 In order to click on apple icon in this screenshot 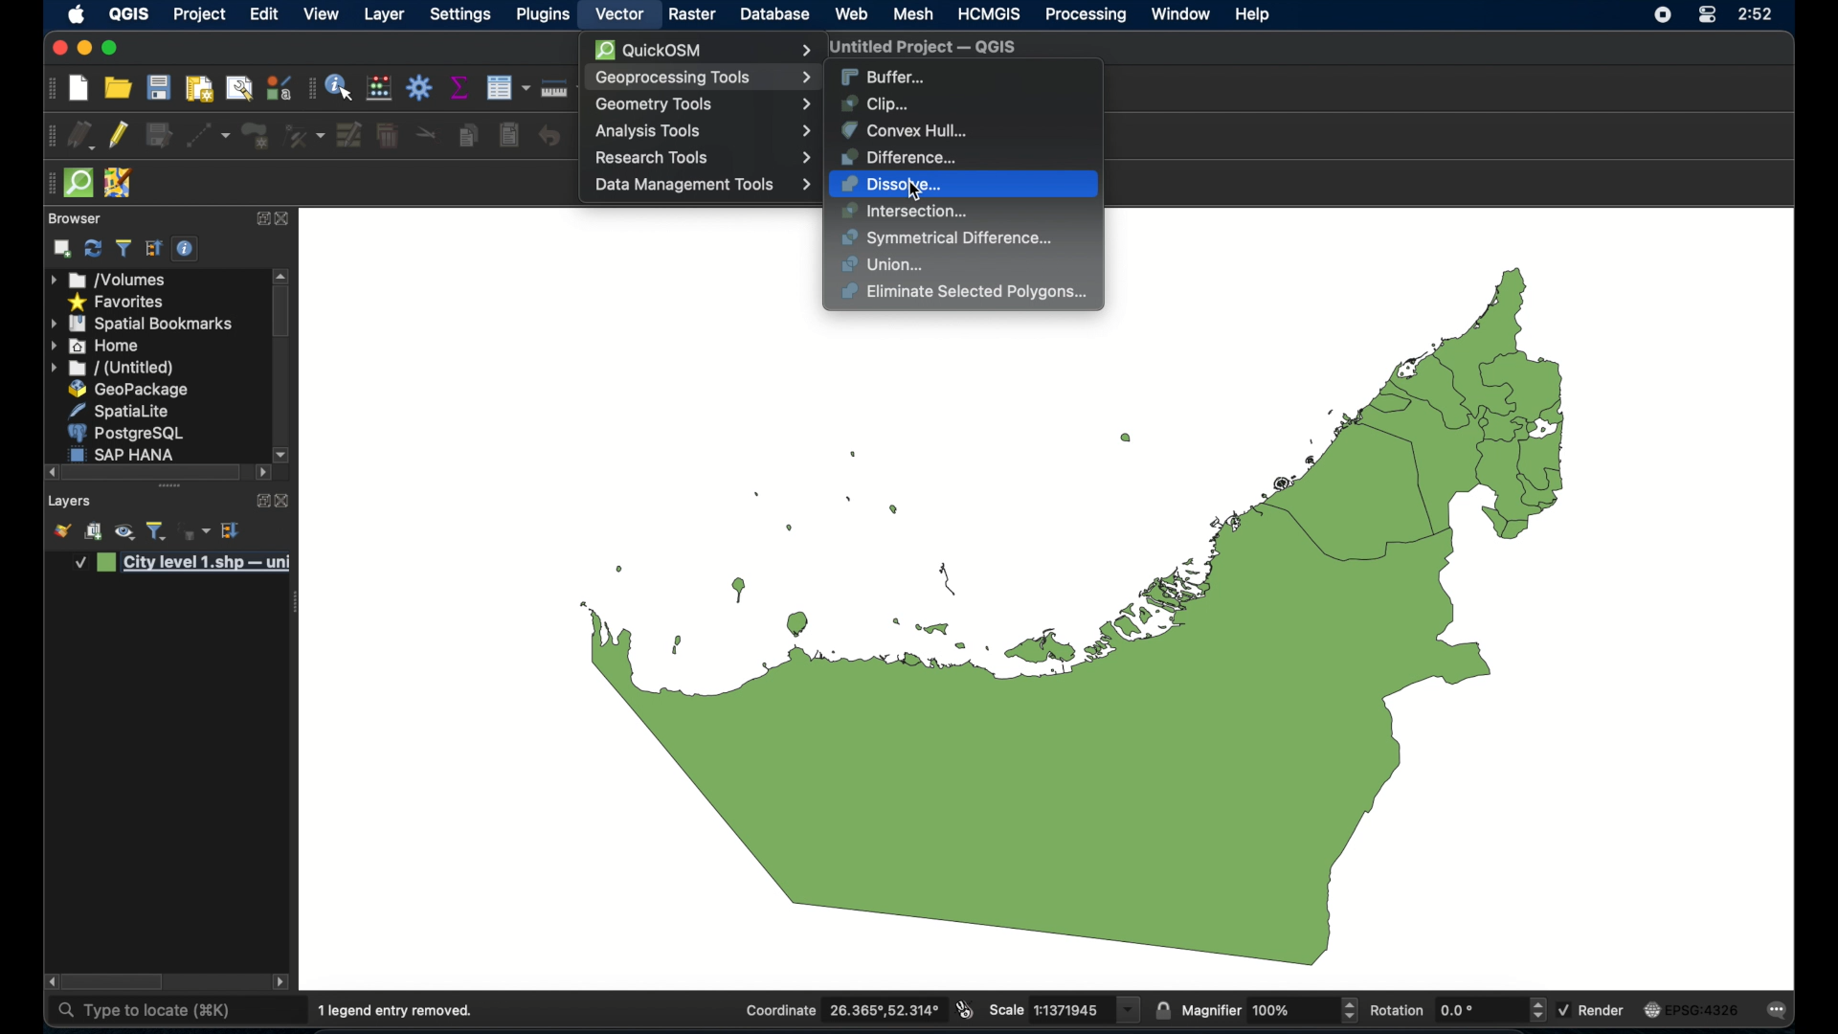, I will do `click(78, 14)`.